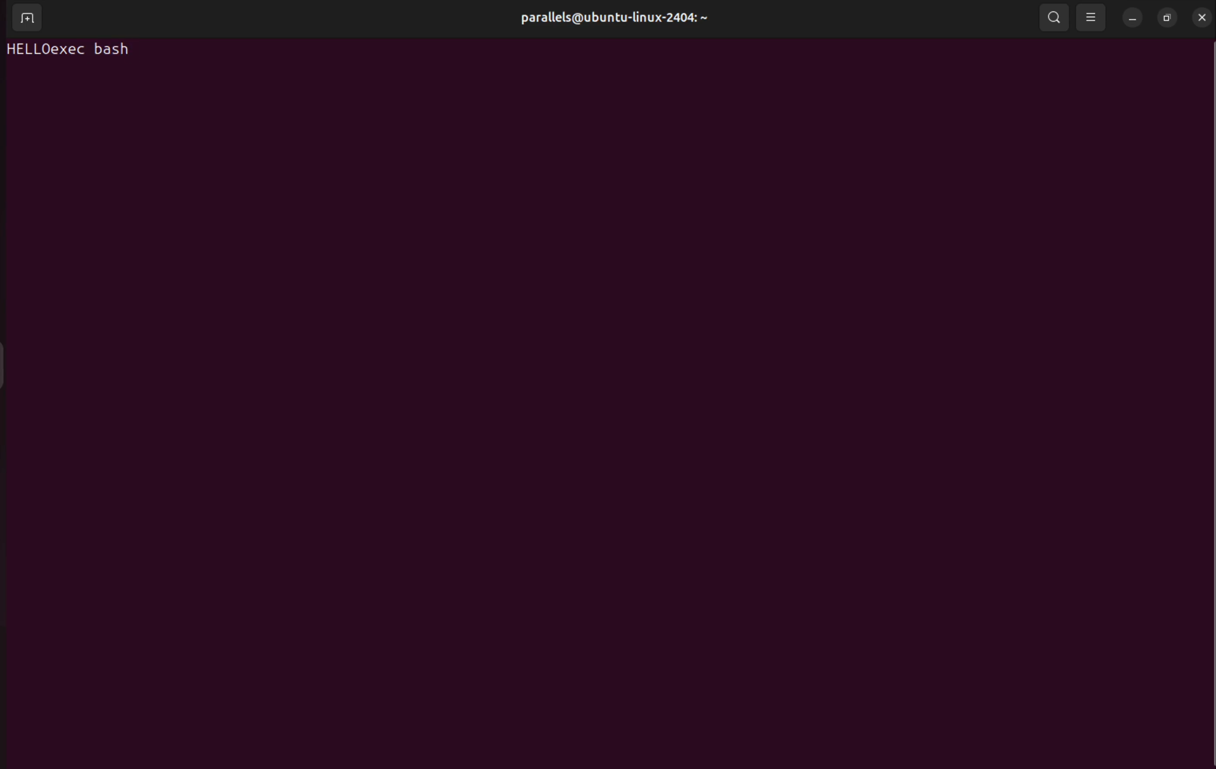 The width and height of the screenshot is (1216, 769). Describe the element at coordinates (1201, 16) in the screenshot. I see `close` at that location.